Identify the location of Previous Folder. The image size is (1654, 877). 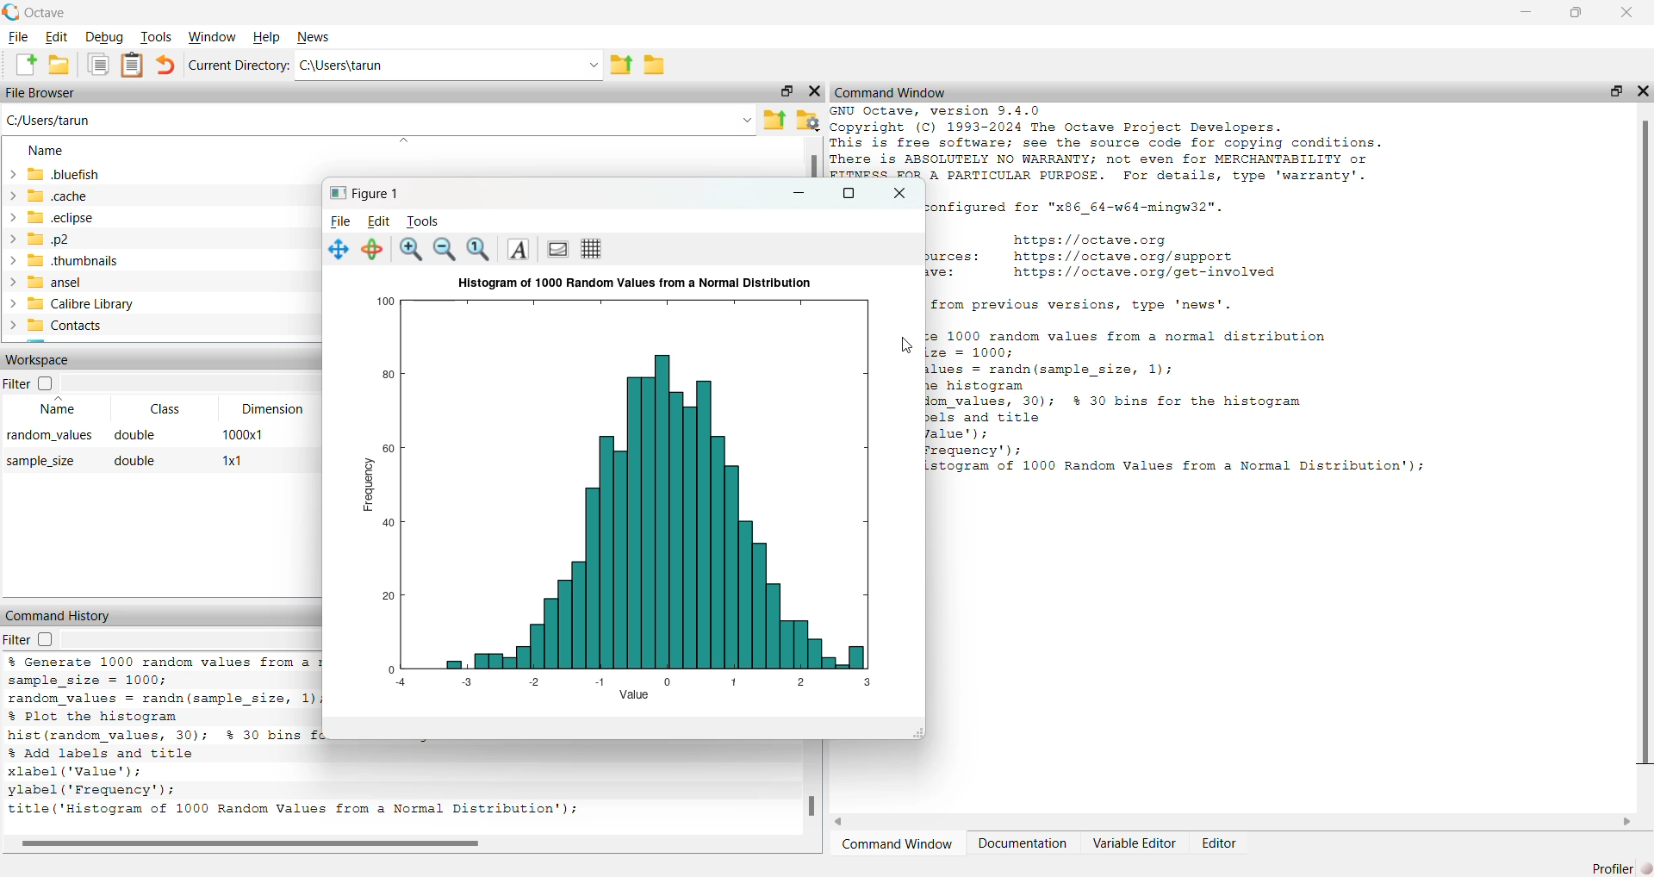
(622, 66).